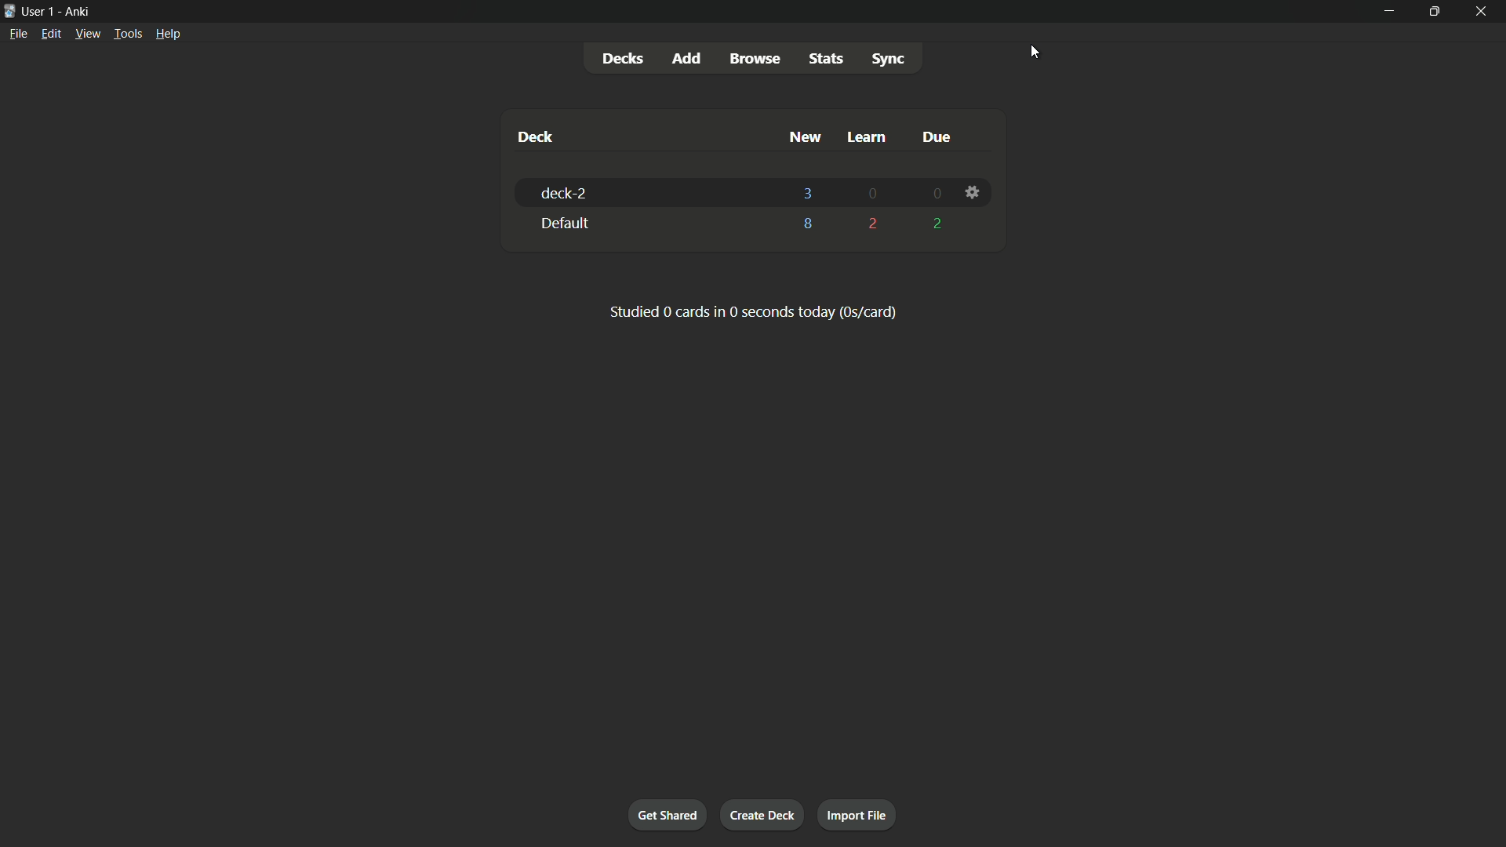 This screenshot has width=1506, height=847. Describe the element at coordinates (873, 223) in the screenshot. I see `2` at that location.